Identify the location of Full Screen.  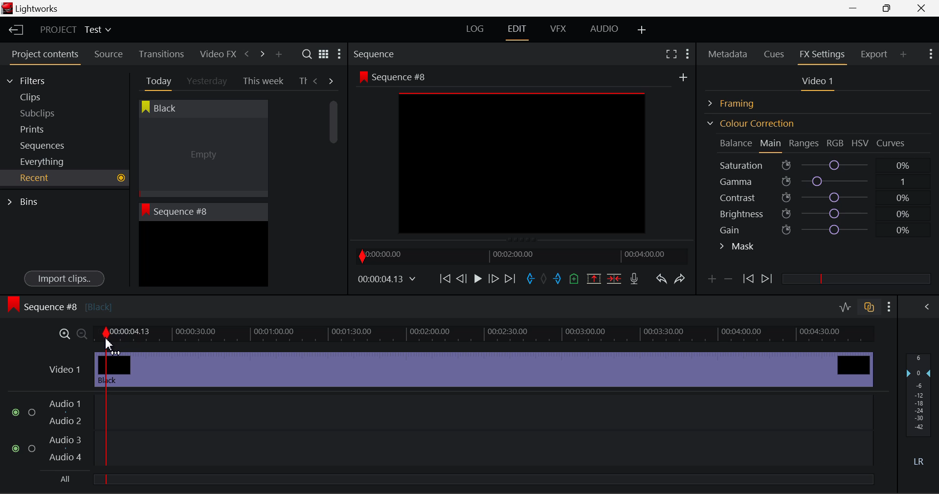
(671, 53).